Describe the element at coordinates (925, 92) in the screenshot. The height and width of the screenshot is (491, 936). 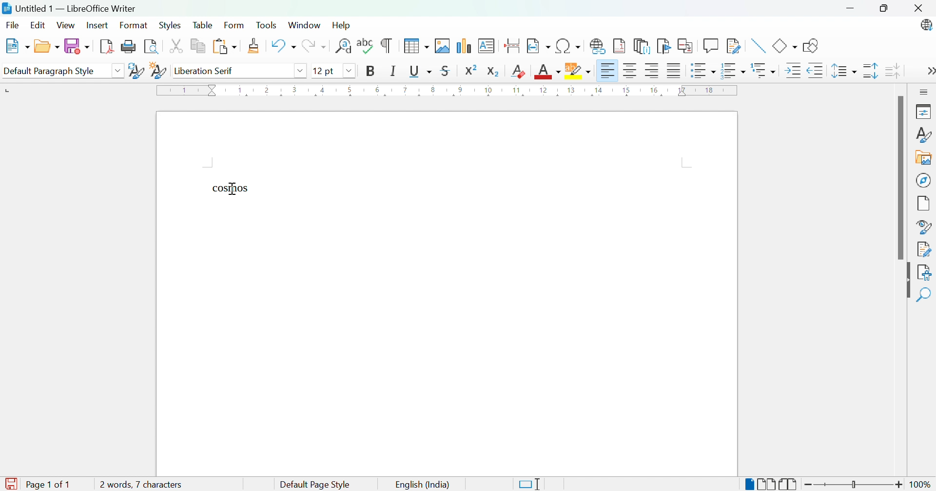
I see `Sidebar settings` at that location.